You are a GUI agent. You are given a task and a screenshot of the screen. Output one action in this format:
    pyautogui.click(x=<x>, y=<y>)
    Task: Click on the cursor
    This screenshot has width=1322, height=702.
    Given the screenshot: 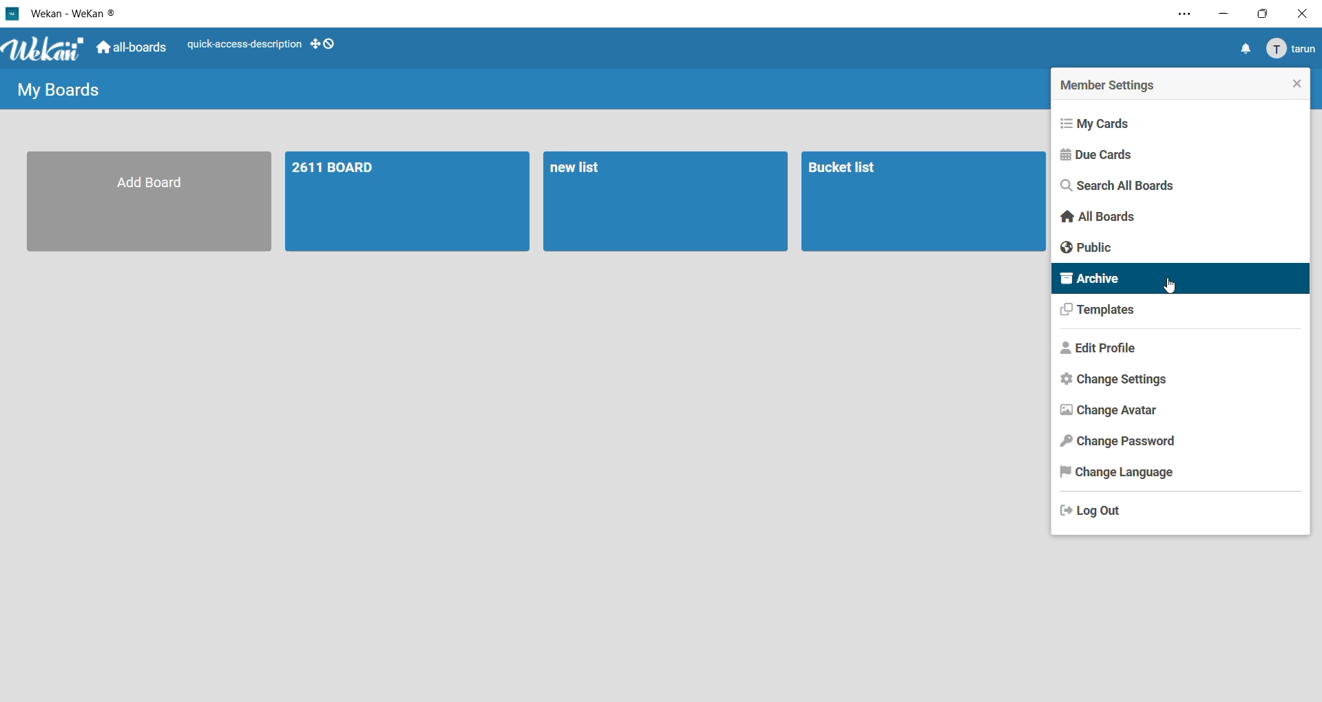 What is the action you would take?
    pyautogui.click(x=1310, y=64)
    